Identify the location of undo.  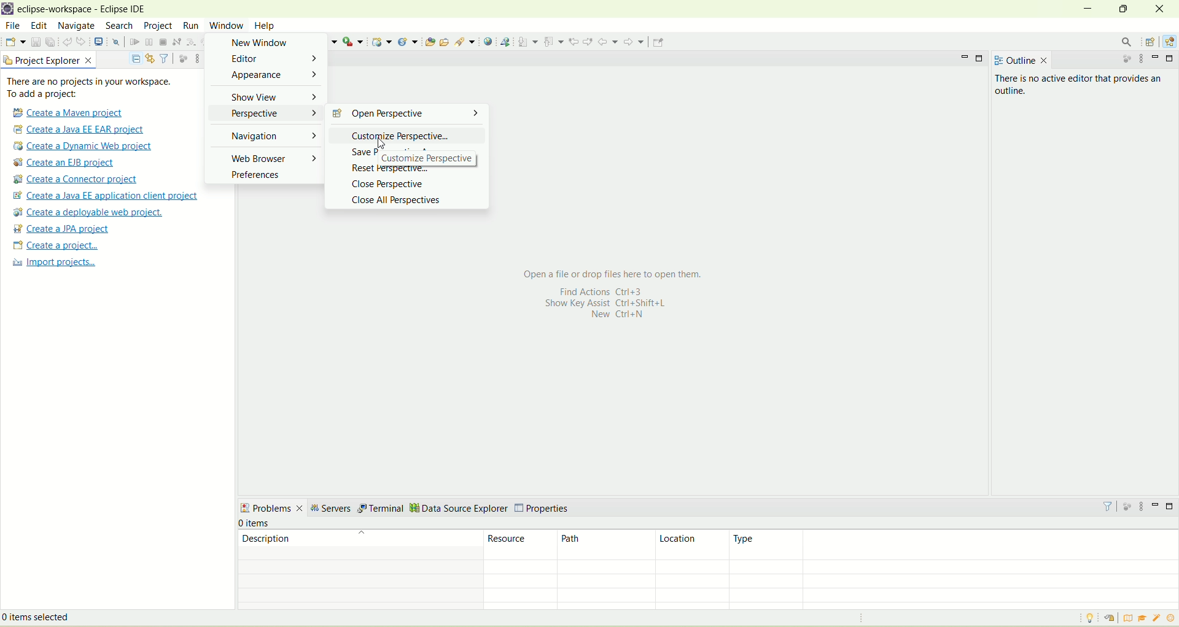
(67, 44).